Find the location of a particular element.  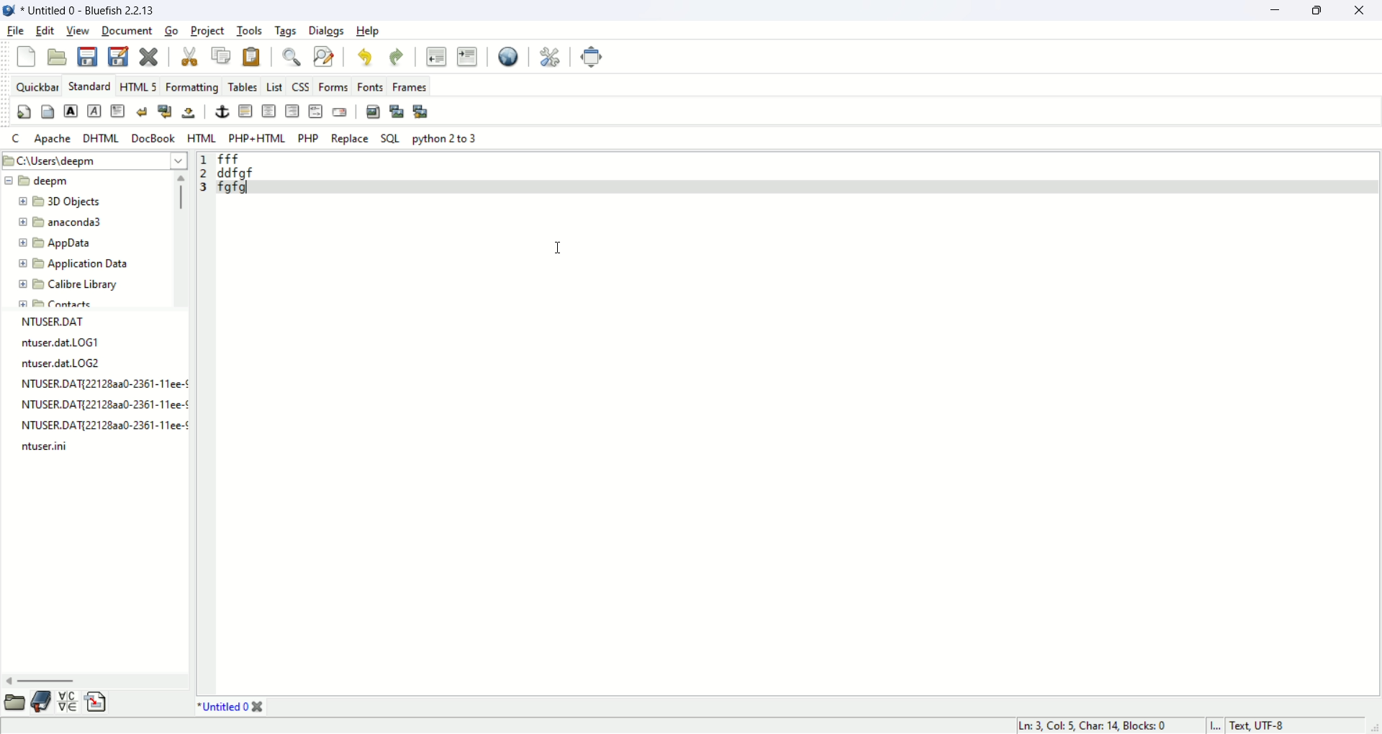

advanced find and replace is located at coordinates (323, 55).